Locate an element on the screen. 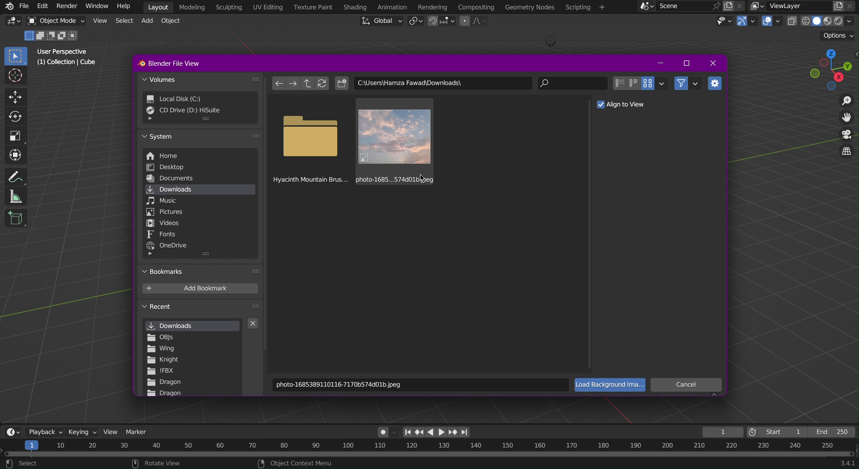  Select Box is located at coordinates (14, 56).